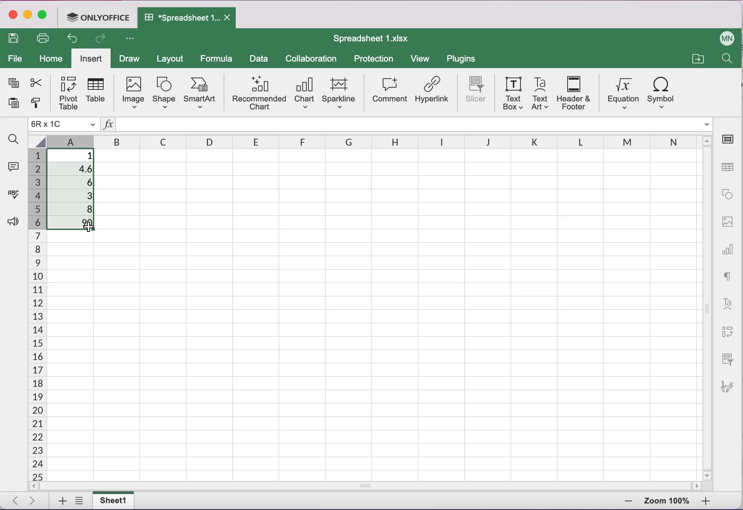  What do you see at coordinates (13, 221) in the screenshot?
I see `feedback and support` at bounding box center [13, 221].